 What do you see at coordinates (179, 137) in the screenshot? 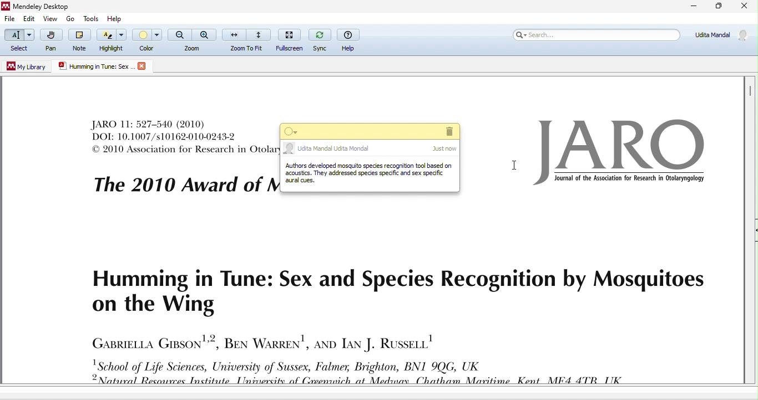
I see `Journal text` at bounding box center [179, 137].